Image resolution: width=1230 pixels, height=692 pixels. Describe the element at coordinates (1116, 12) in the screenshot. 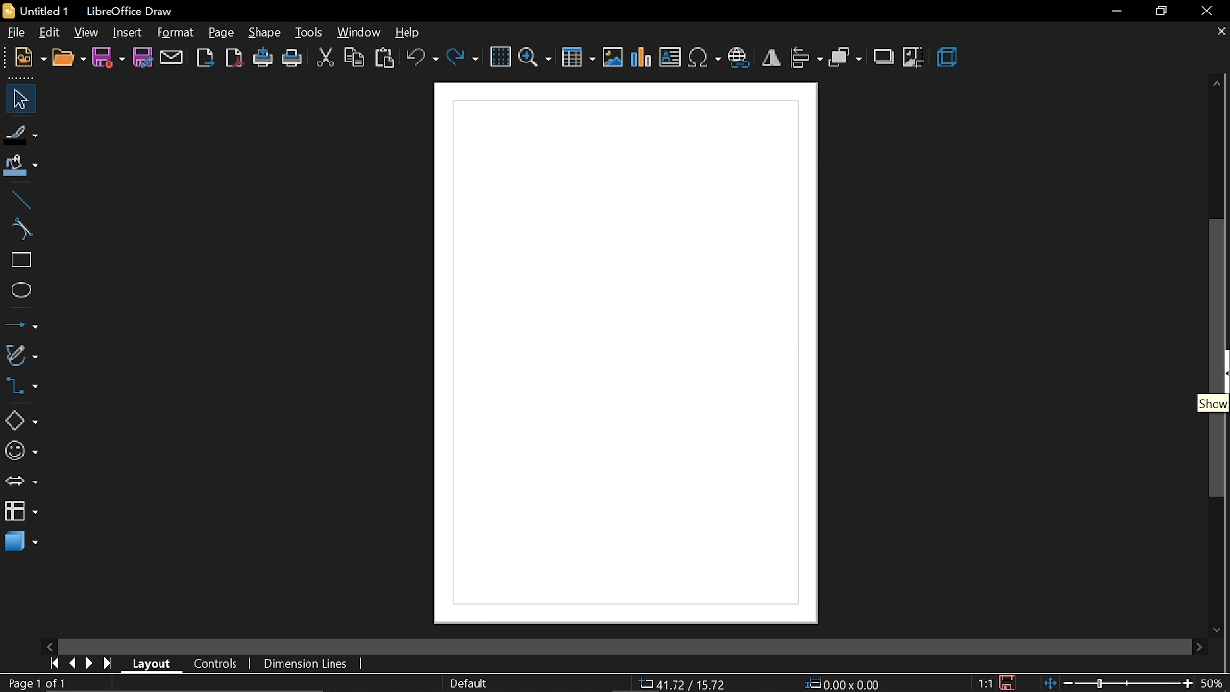

I see `minimize` at that location.